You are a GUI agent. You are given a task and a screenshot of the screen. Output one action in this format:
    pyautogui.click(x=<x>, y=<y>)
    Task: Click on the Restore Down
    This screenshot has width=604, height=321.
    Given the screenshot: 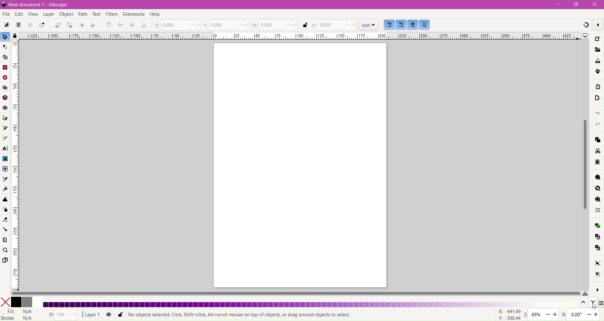 What is the action you would take?
    pyautogui.click(x=578, y=4)
    